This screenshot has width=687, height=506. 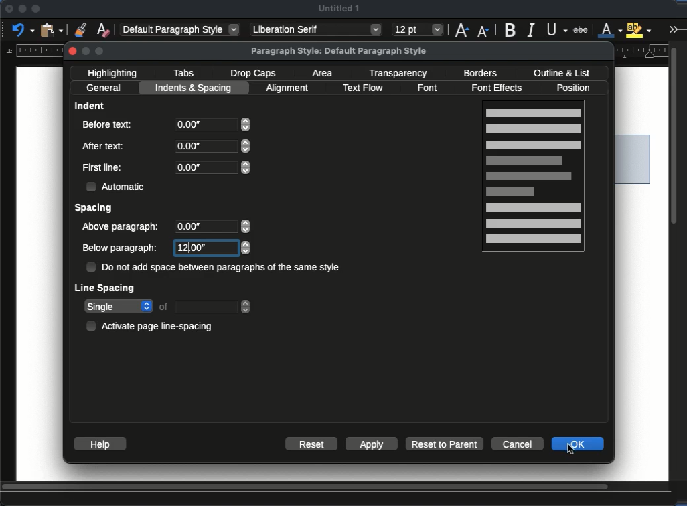 I want to click on italic, so click(x=530, y=31).